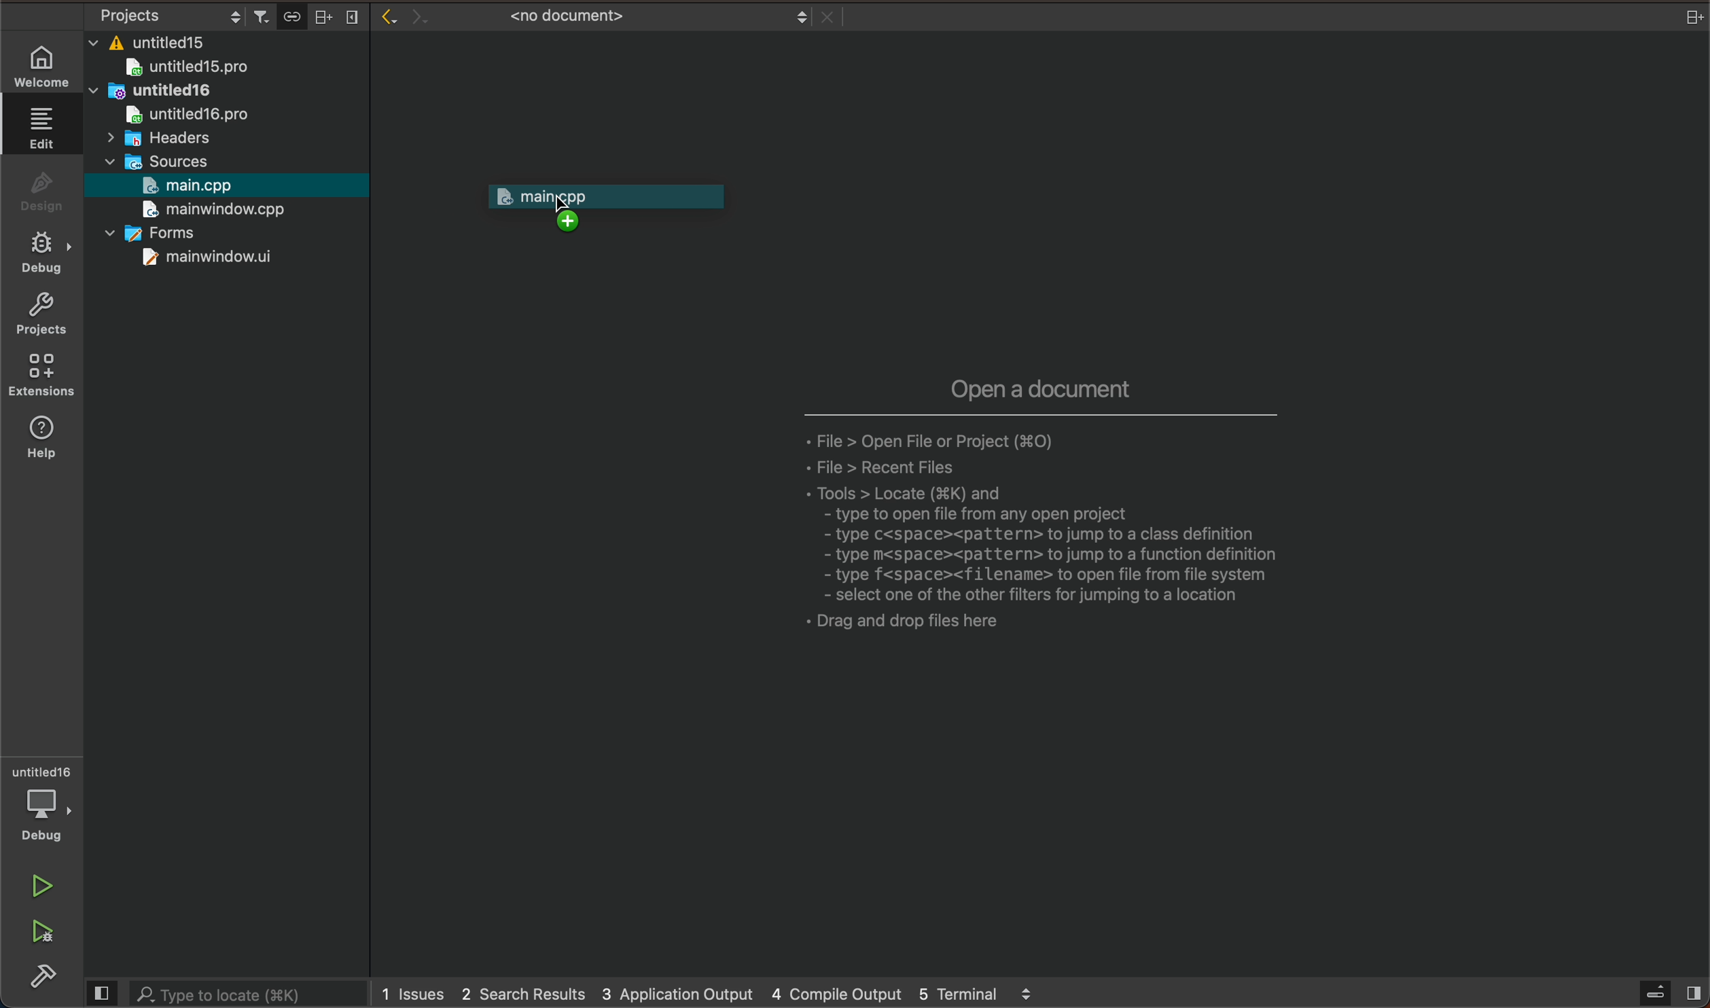  Describe the element at coordinates (39, 128) in the screenshot. I see `edit` at that location.